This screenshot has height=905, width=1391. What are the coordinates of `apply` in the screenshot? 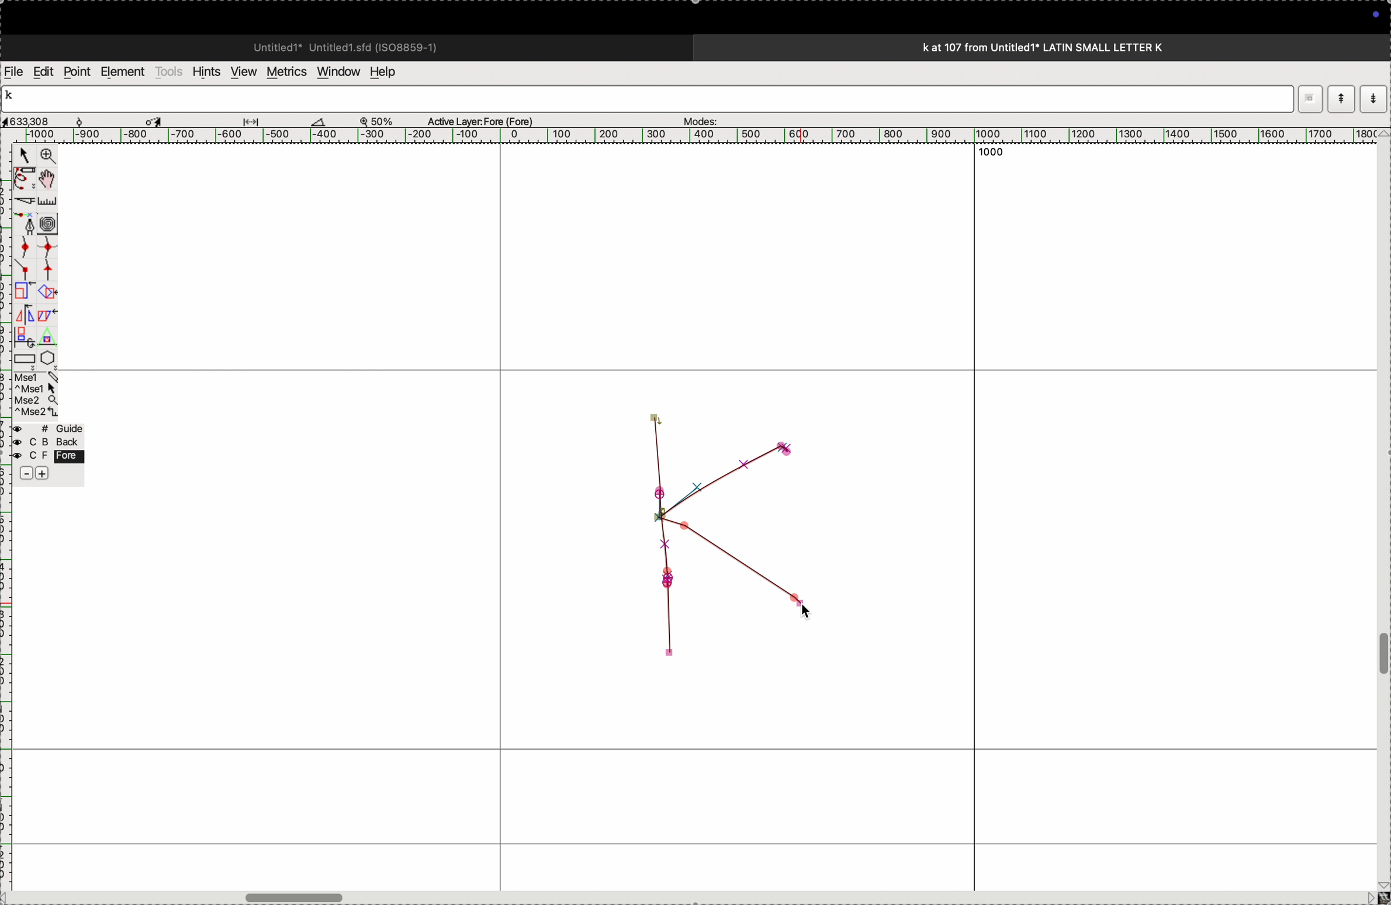 It's located at (47, 323).